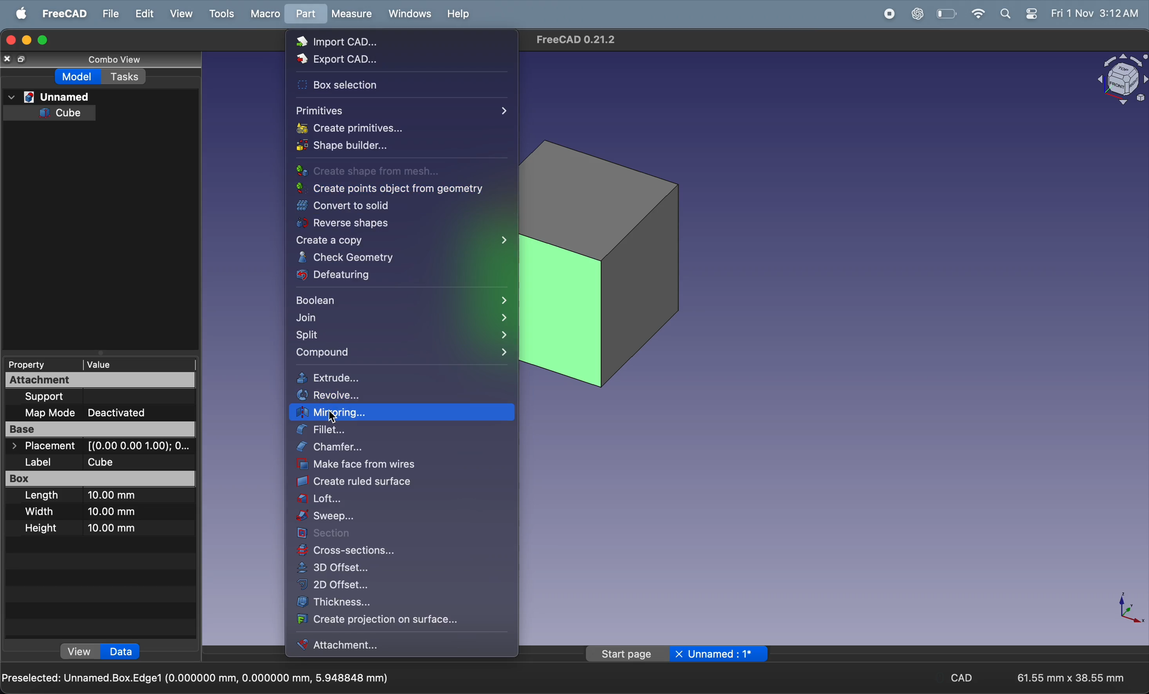 The height and width of the screenshot is (694, 1149). What do you see at coordinates (393, 188) in the screenshot?
I see `create points object from geometry` at bounding box center [393, 188].